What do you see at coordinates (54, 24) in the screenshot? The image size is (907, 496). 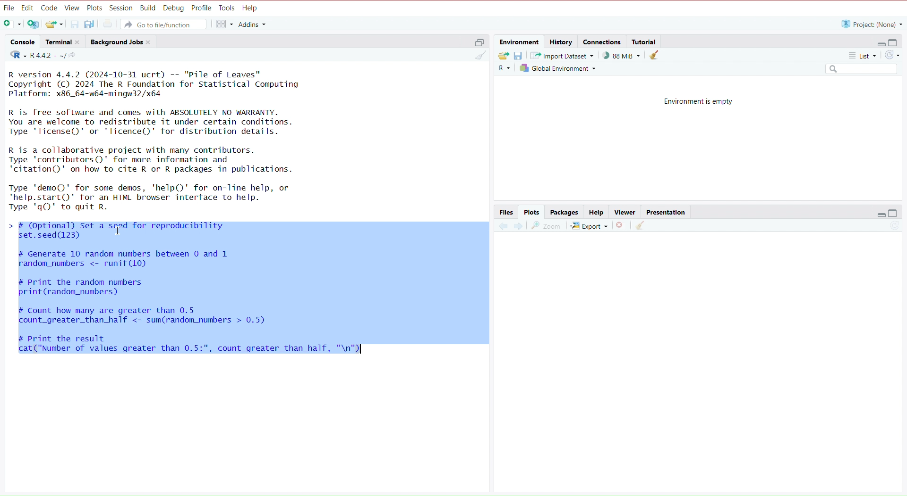 I see `Open existing file` at bounding box center [54, 24].